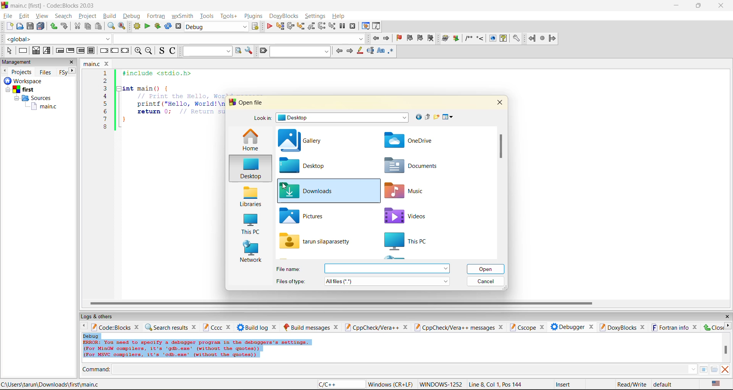  I want to click on help, so click(503, 38).